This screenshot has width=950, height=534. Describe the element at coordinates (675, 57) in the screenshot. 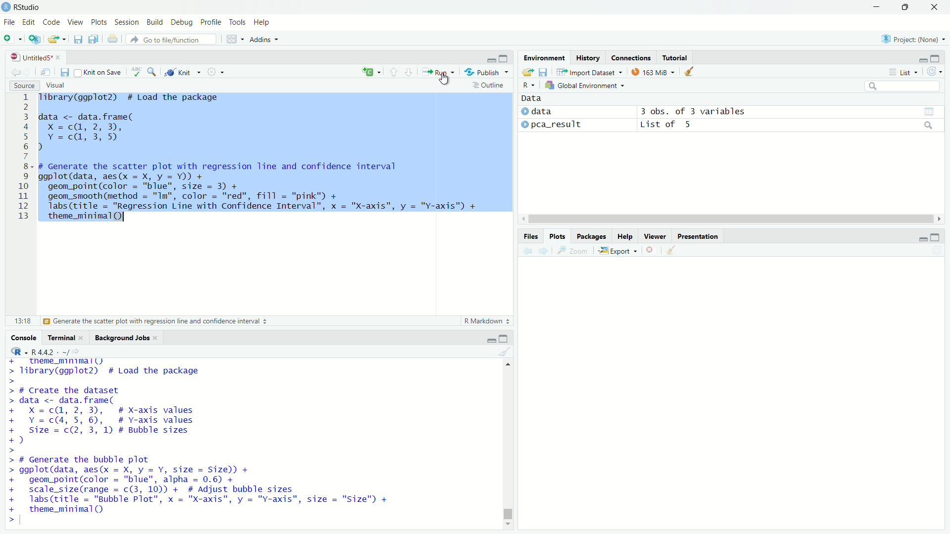

I see `Tutorial` at that location.